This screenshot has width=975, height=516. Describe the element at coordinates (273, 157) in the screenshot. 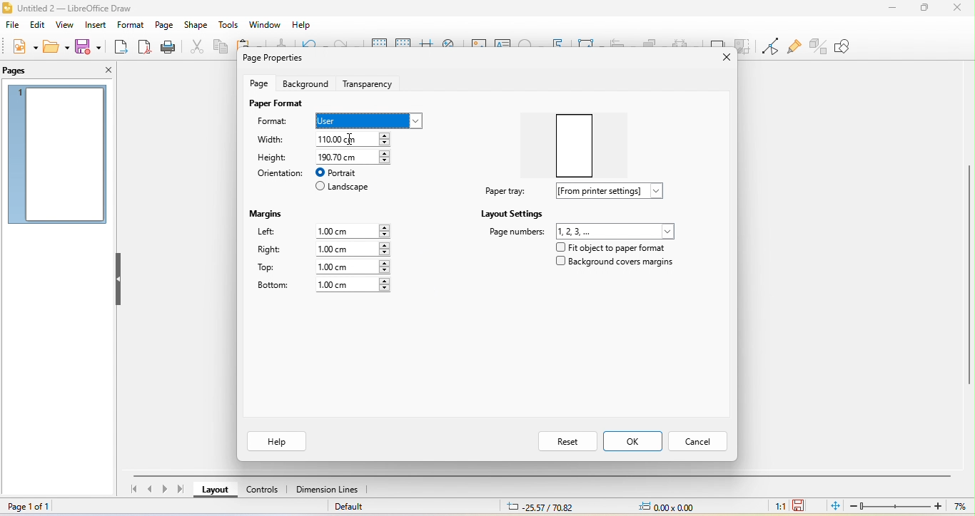

I see `height` at that location.